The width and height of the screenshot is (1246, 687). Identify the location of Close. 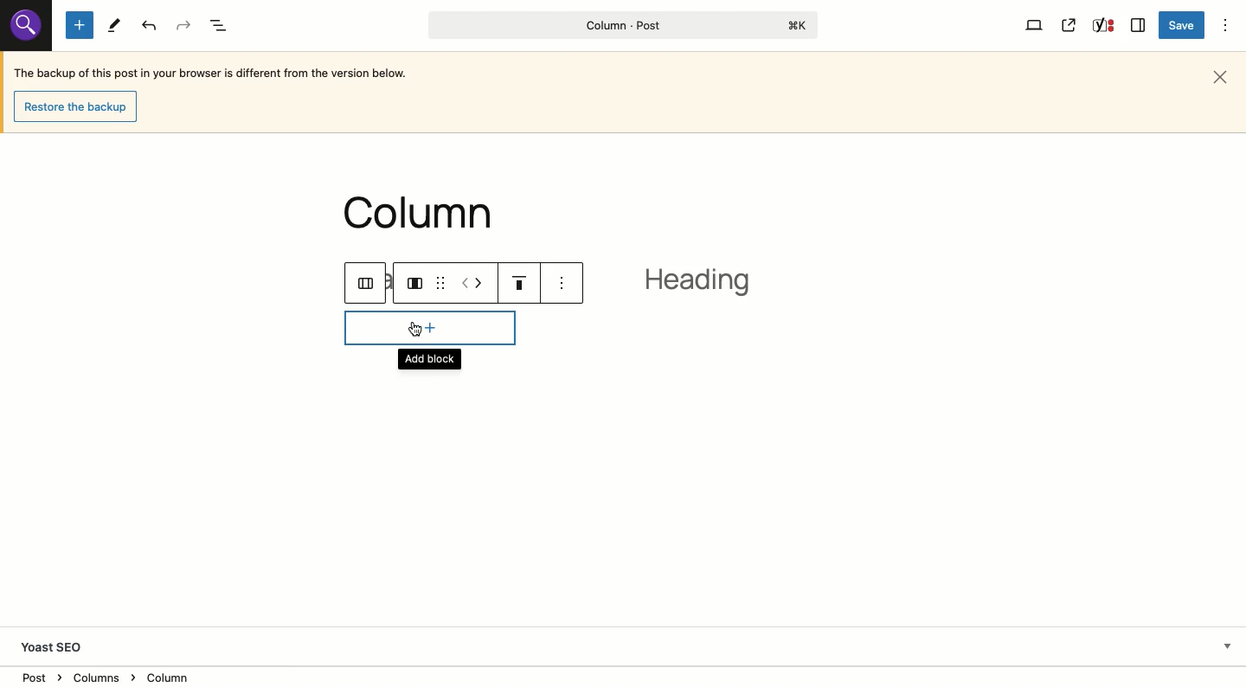
(1224, 75).